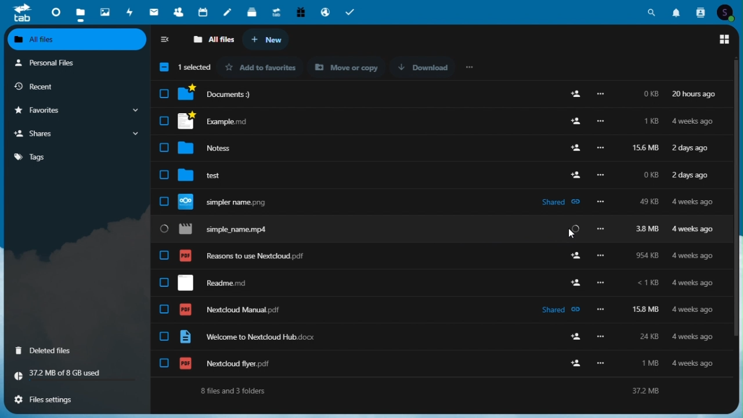  Describe the element at coordinates (571, 235) in the screenshot. I see `cursor` at that location.